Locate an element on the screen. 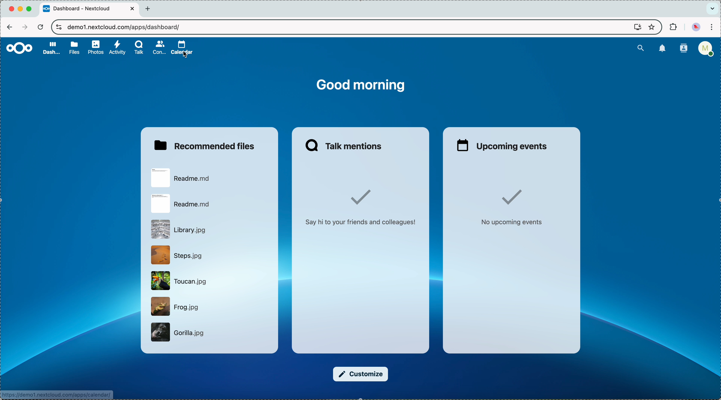  extensions is located at coordinates (672, 27).